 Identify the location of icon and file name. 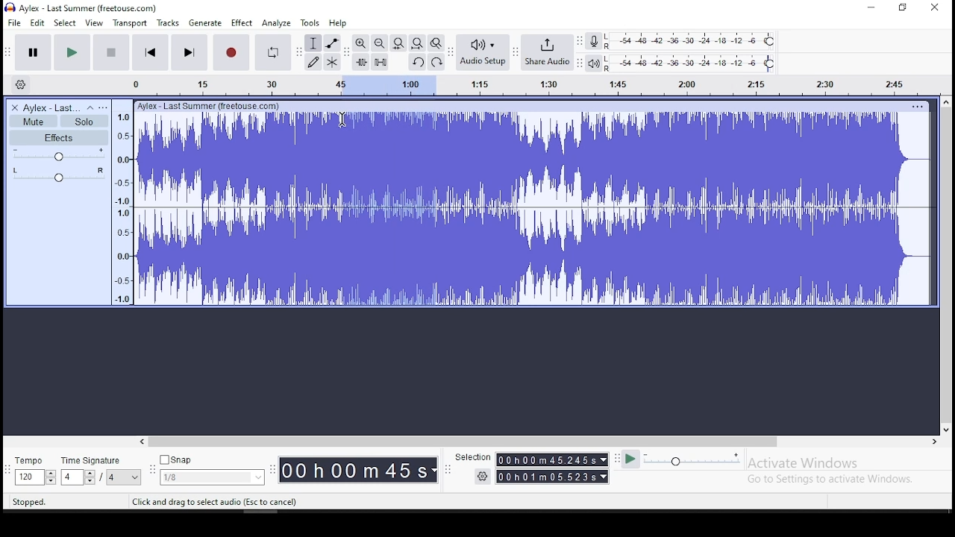
(82, 7).